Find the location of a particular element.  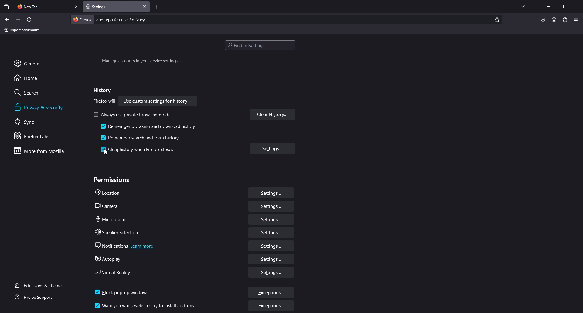

extension is located at coordinates (565, 19).